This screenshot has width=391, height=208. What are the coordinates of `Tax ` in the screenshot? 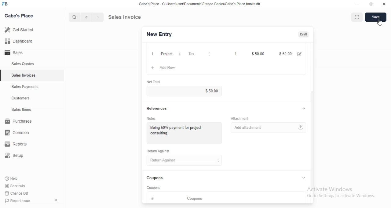 It's located at (197, 54).